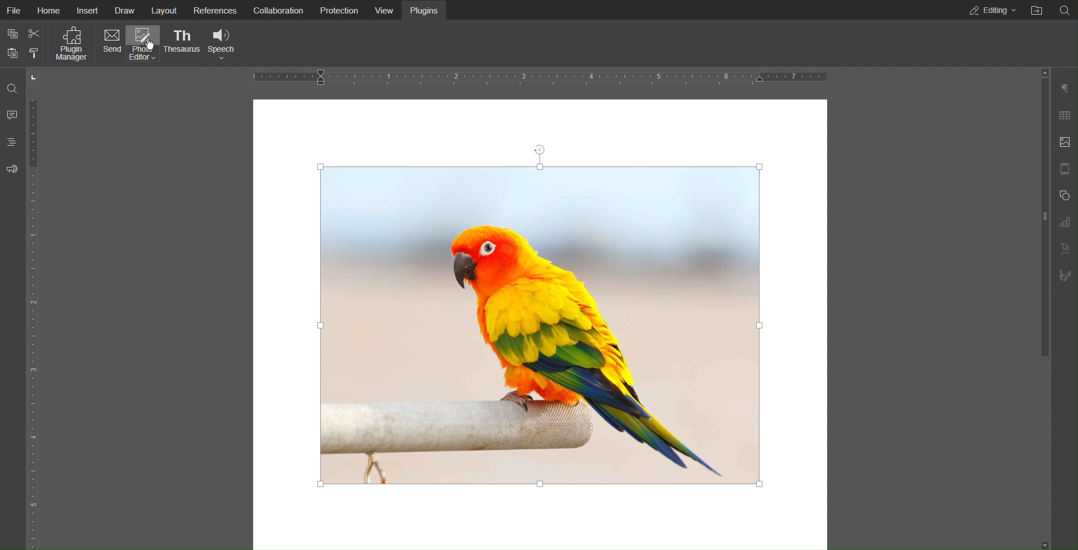 The image size is (1078, 550). What do you see at coordinates (111, 44) in the screenshot?
I see `Send ` at bounding box center [111, 44].